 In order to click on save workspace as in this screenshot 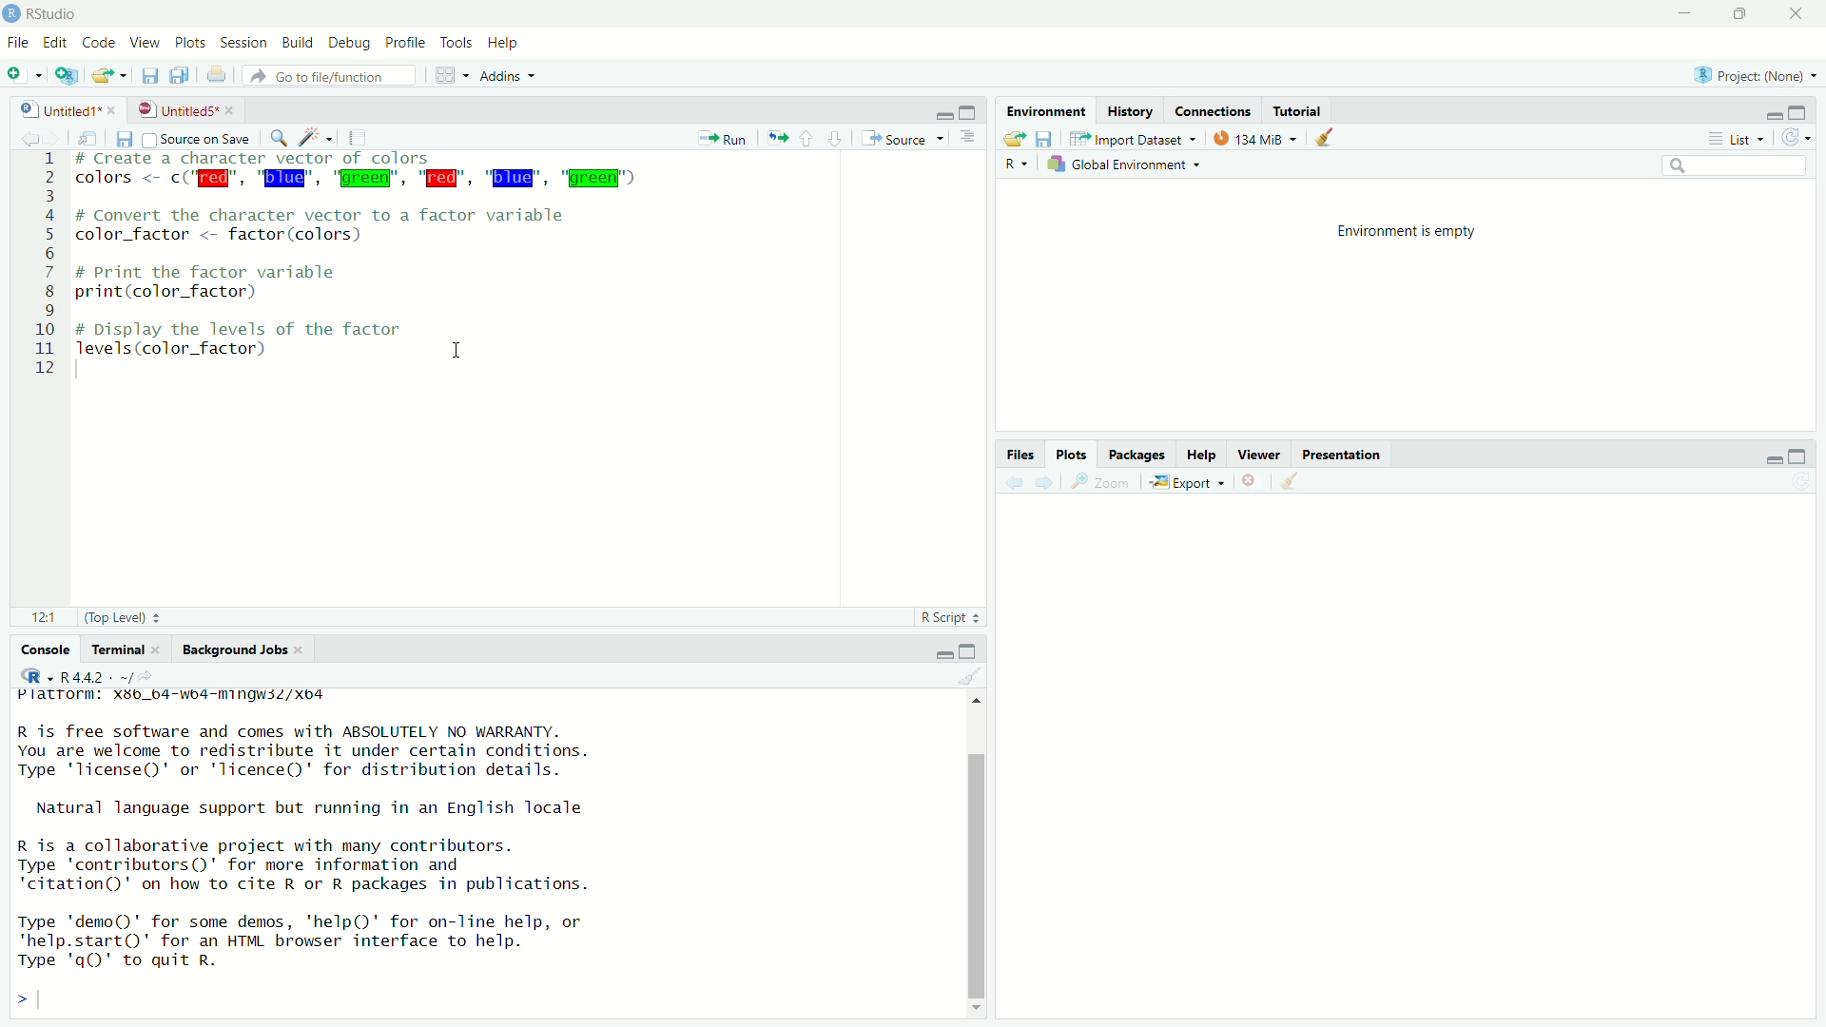, I will do `click(1050, 139)`.